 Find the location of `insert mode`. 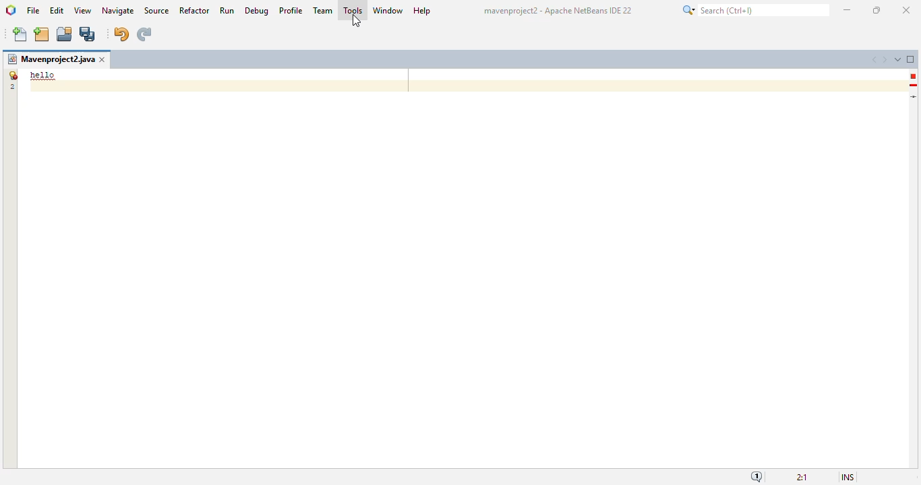

insert mode is located at coordinates (848, 478).